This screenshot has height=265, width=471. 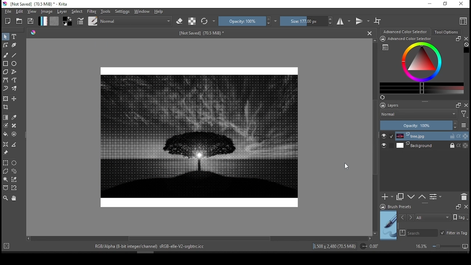 I want to click on opacity, so click(x=245, y=21).